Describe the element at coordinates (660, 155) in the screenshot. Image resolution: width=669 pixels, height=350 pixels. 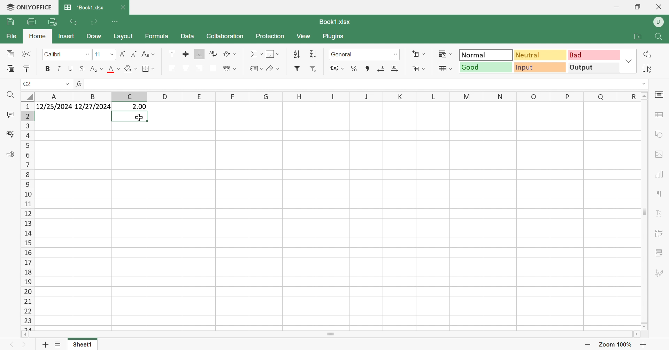
I see `Image settings` at that location.